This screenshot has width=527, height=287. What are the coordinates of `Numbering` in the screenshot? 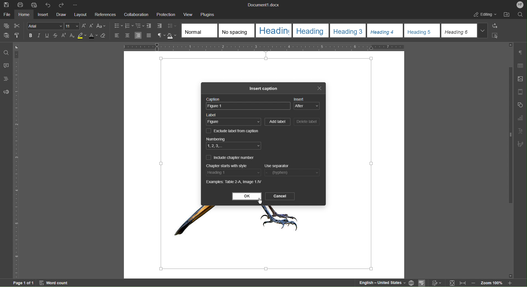 It's located at (216, 139).